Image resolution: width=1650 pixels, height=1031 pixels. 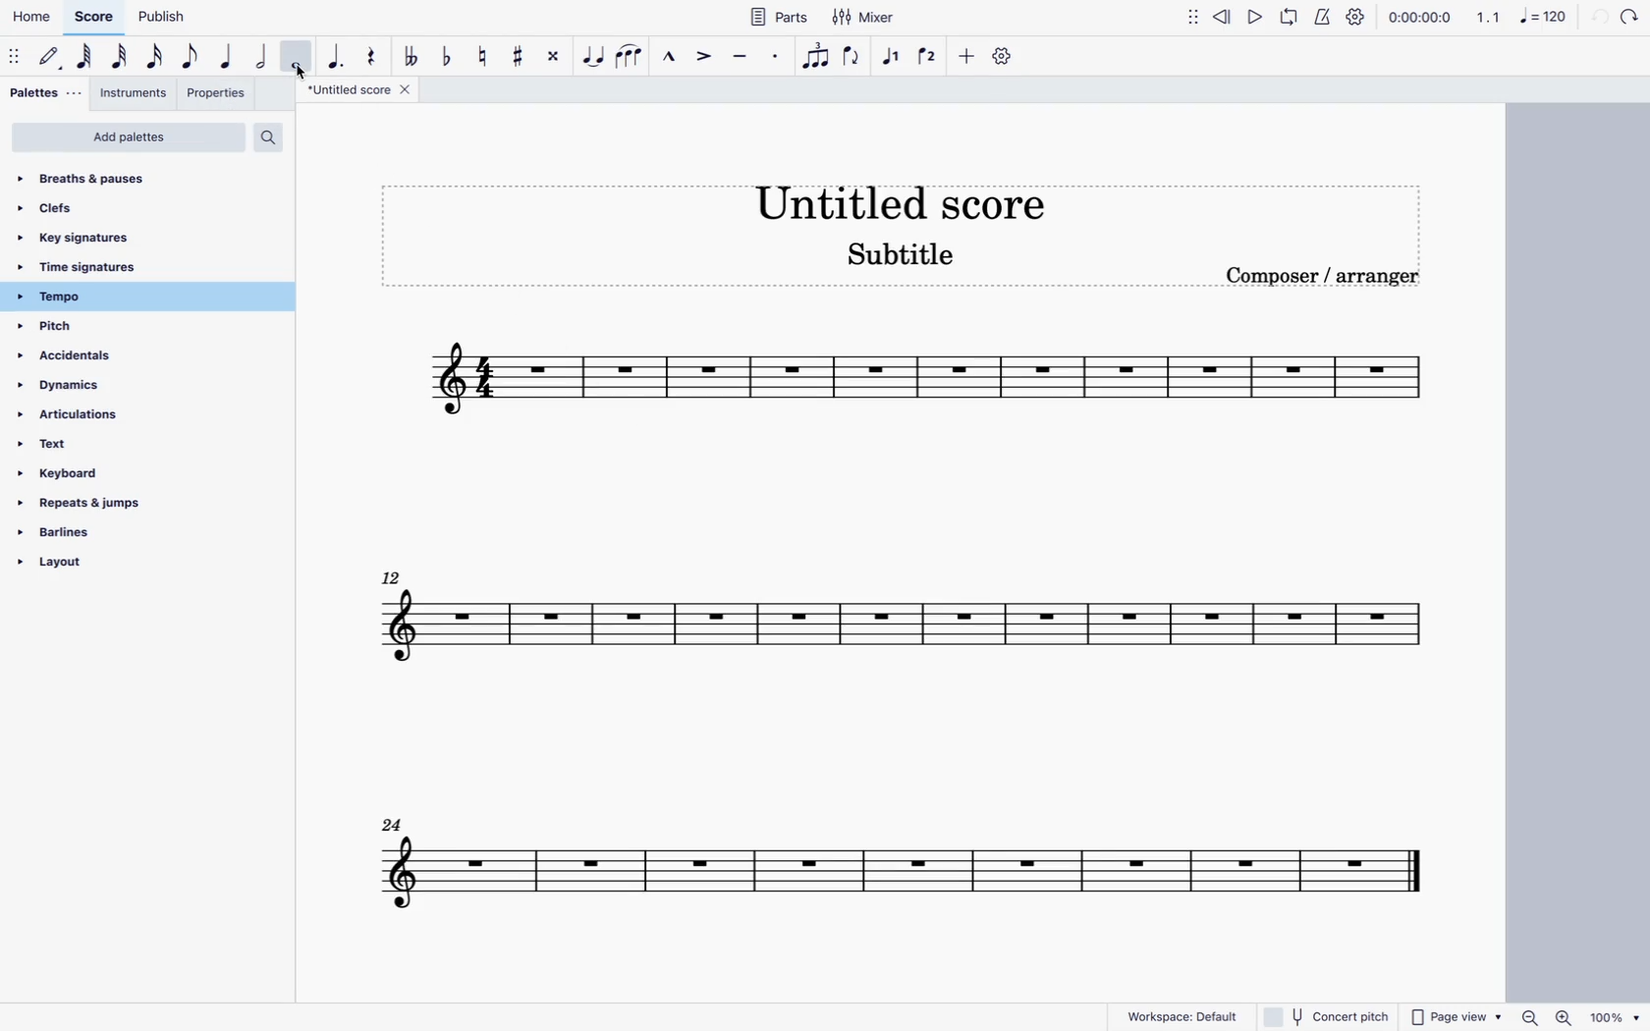 What do you see at coordinates (815, 57) in the screenshot?
I see `tuplet` at bounding box center [815, 57].